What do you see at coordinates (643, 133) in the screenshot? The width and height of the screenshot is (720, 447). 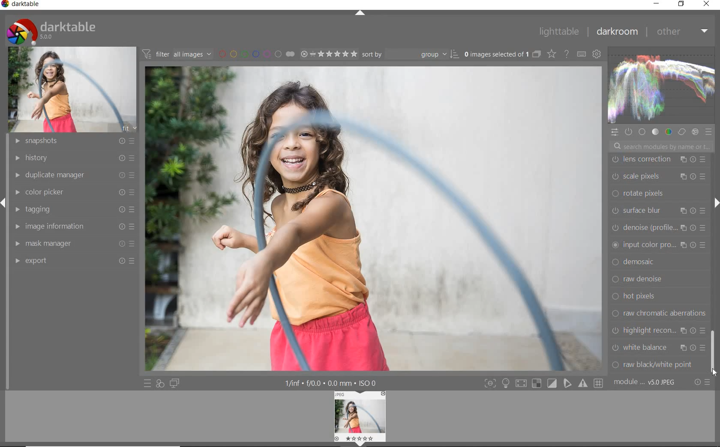 I see `base` at bounding box center [643, 133].